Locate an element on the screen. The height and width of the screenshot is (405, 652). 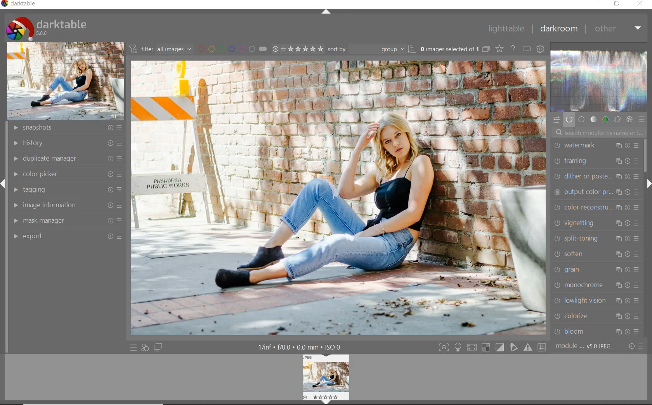
split-toning is located at coordinates (595, 240).